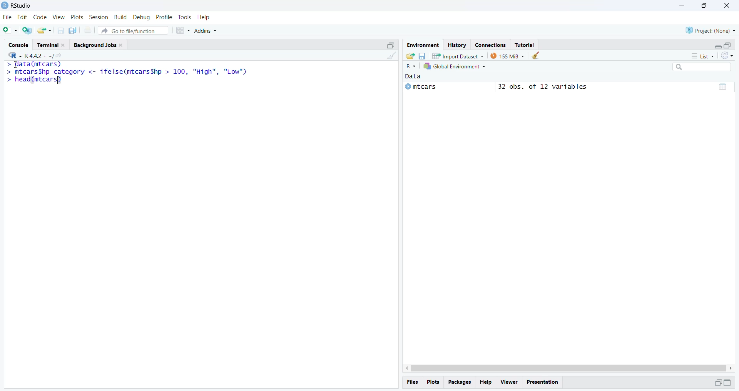 The image size is (739, 391). Describe the element at coordinates (423, 45) in the screenshot. I see `Environment` at that location.